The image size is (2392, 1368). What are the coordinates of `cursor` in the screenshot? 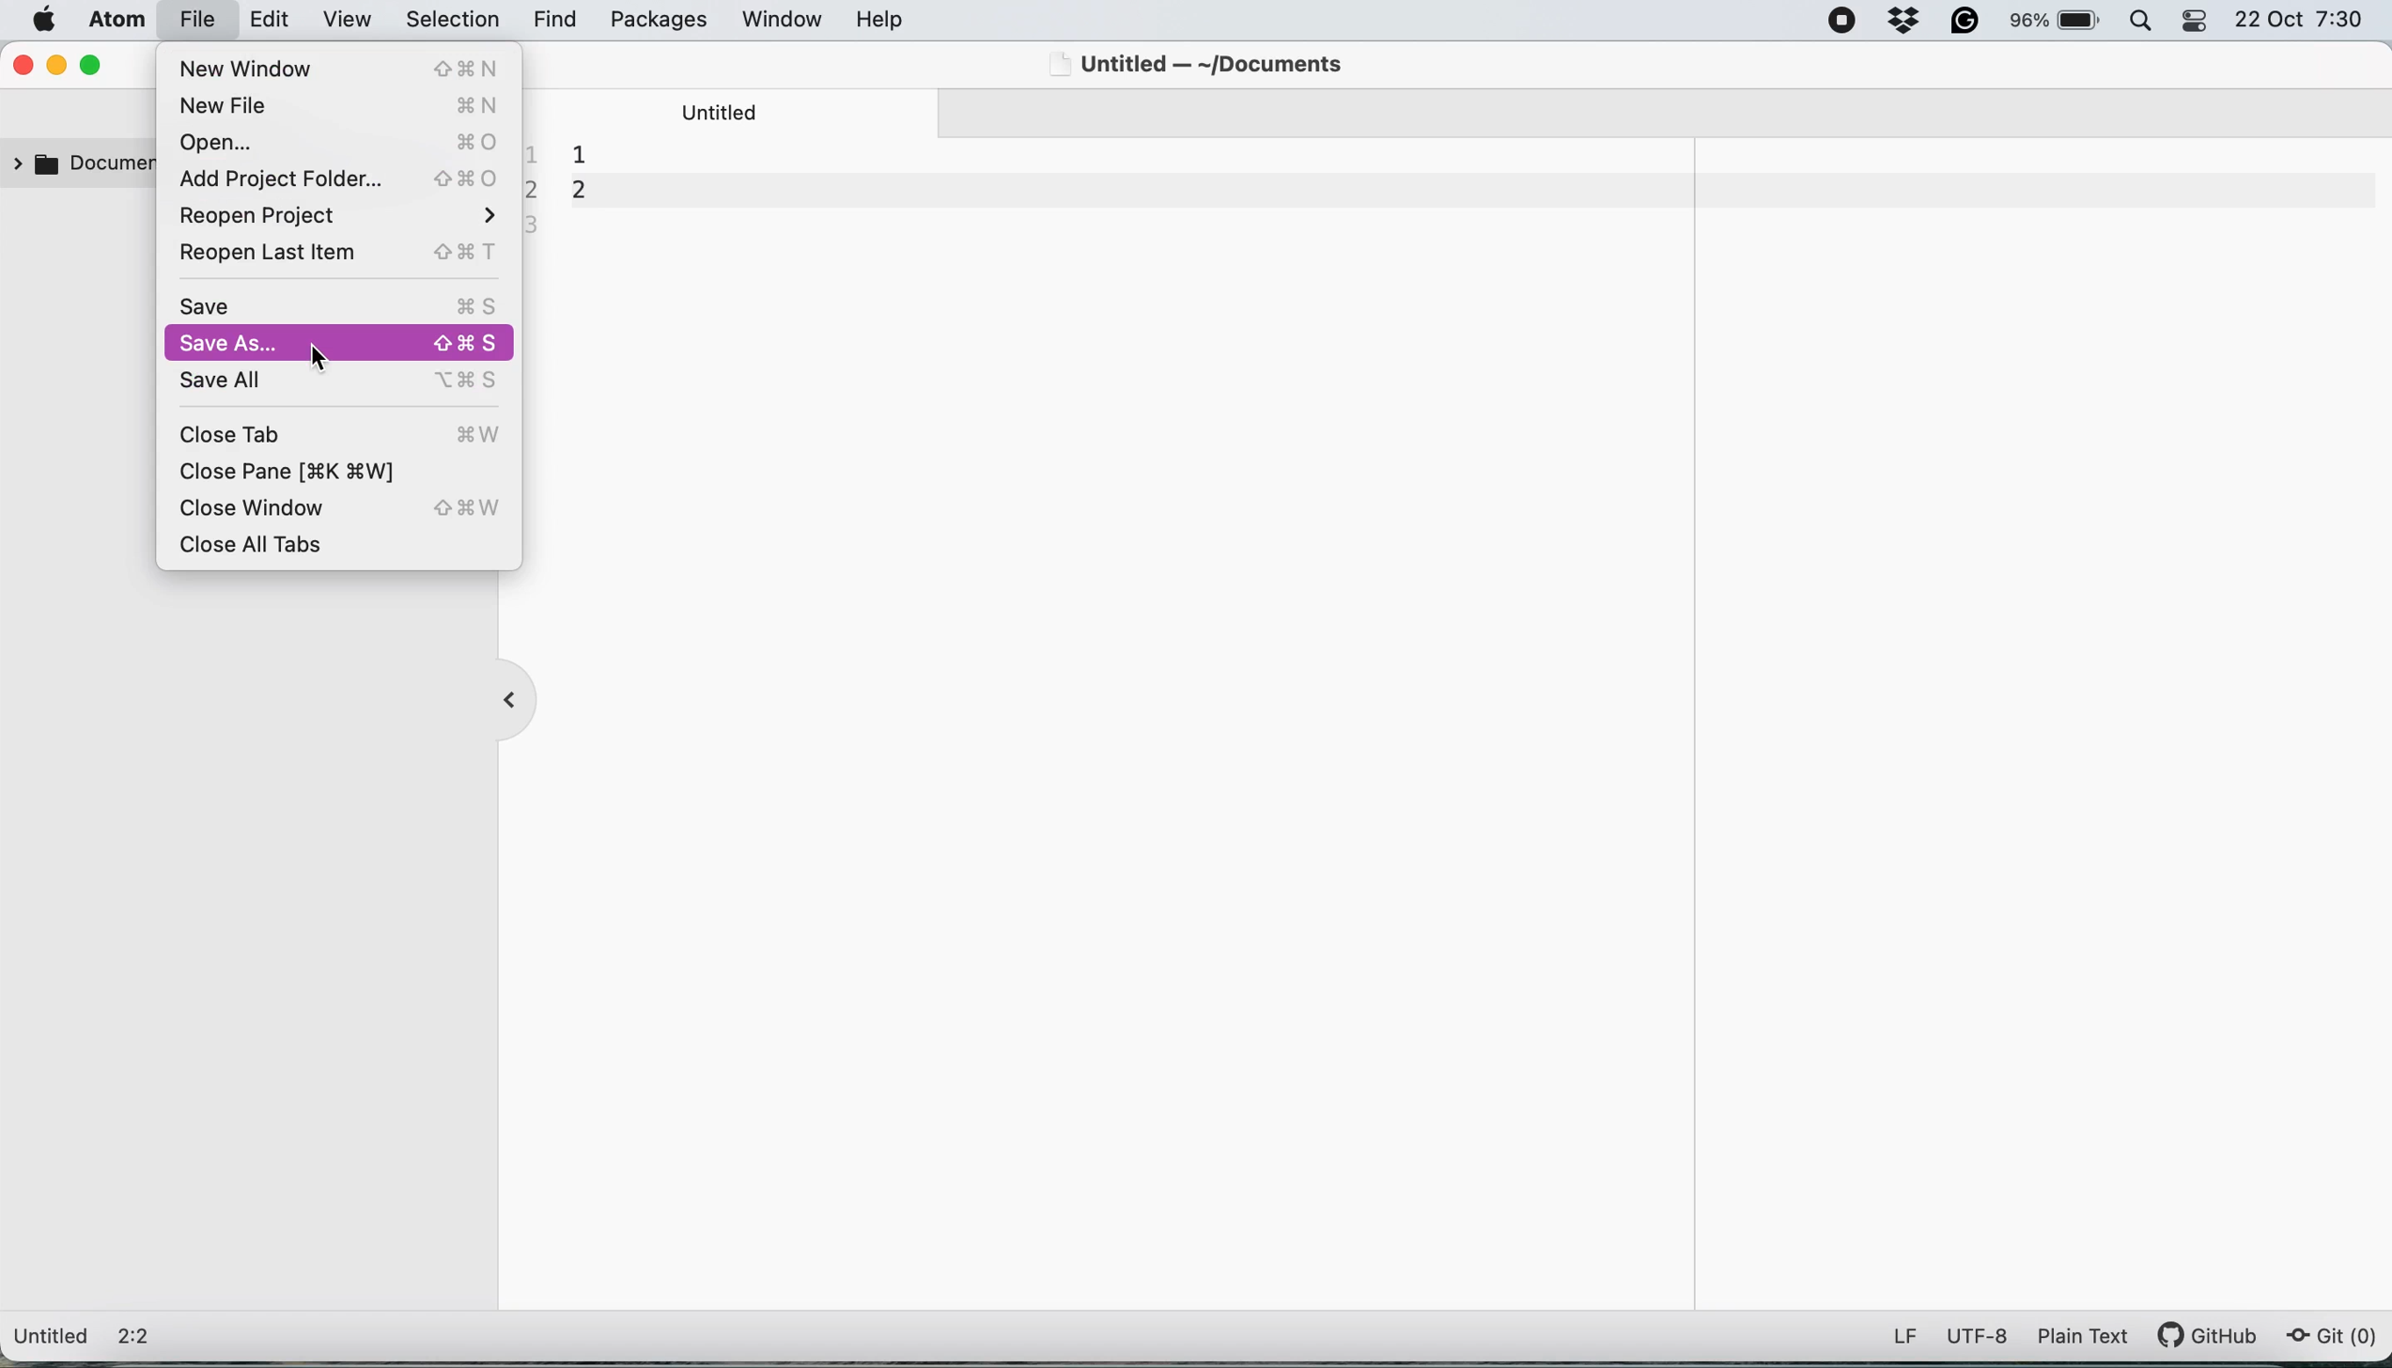 It's located at (322, 360).